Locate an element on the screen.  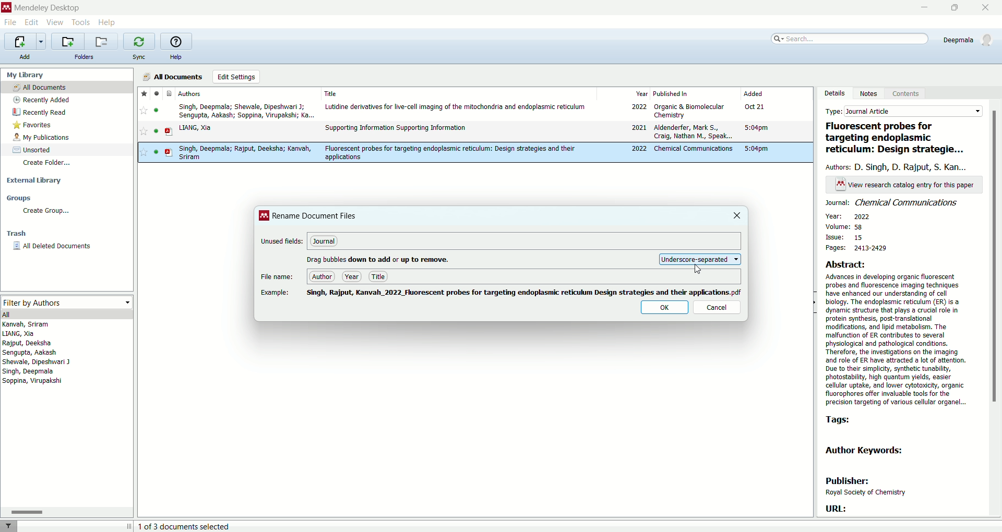
5:04pm is located at coordinates (756, 128).